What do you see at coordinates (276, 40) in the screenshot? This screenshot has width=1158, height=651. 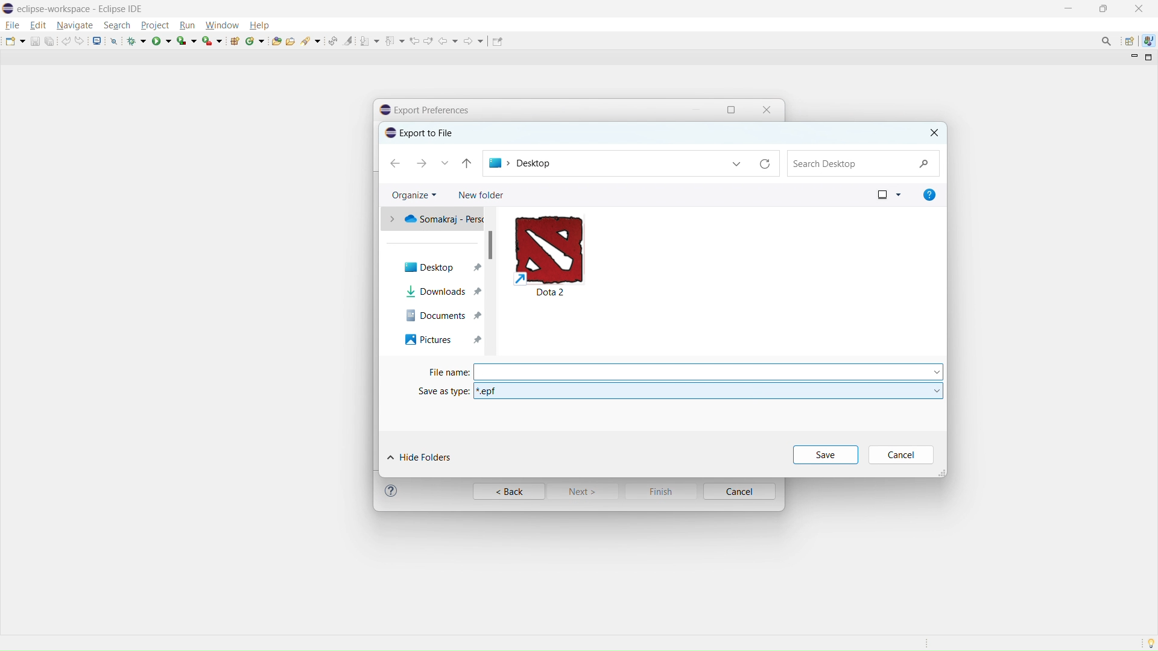 I see `open type` at bounding box center [276, 40].